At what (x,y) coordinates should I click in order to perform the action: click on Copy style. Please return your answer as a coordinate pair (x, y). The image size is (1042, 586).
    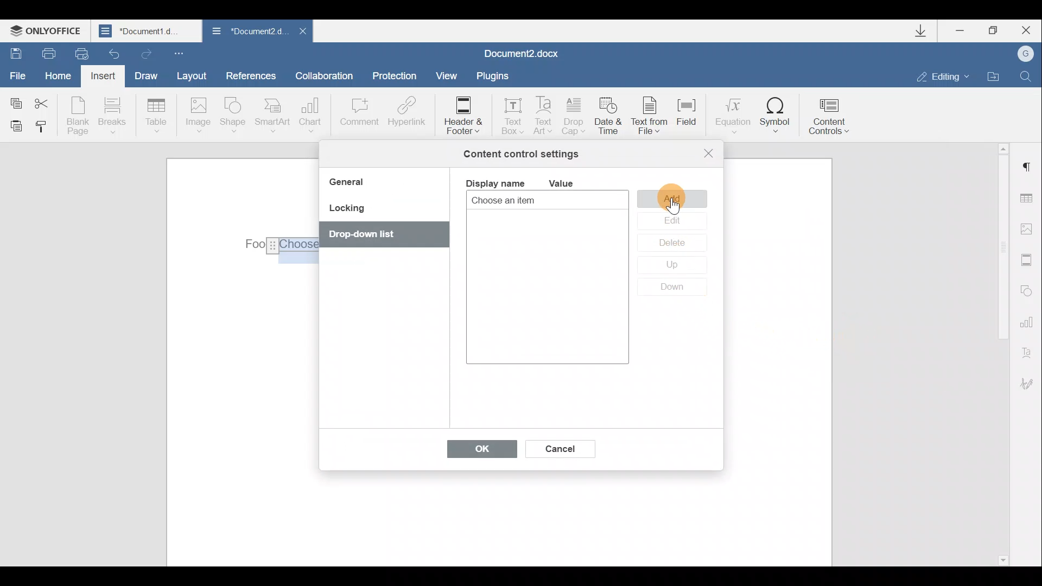
    Looking at the image, I should click on (42, 129).